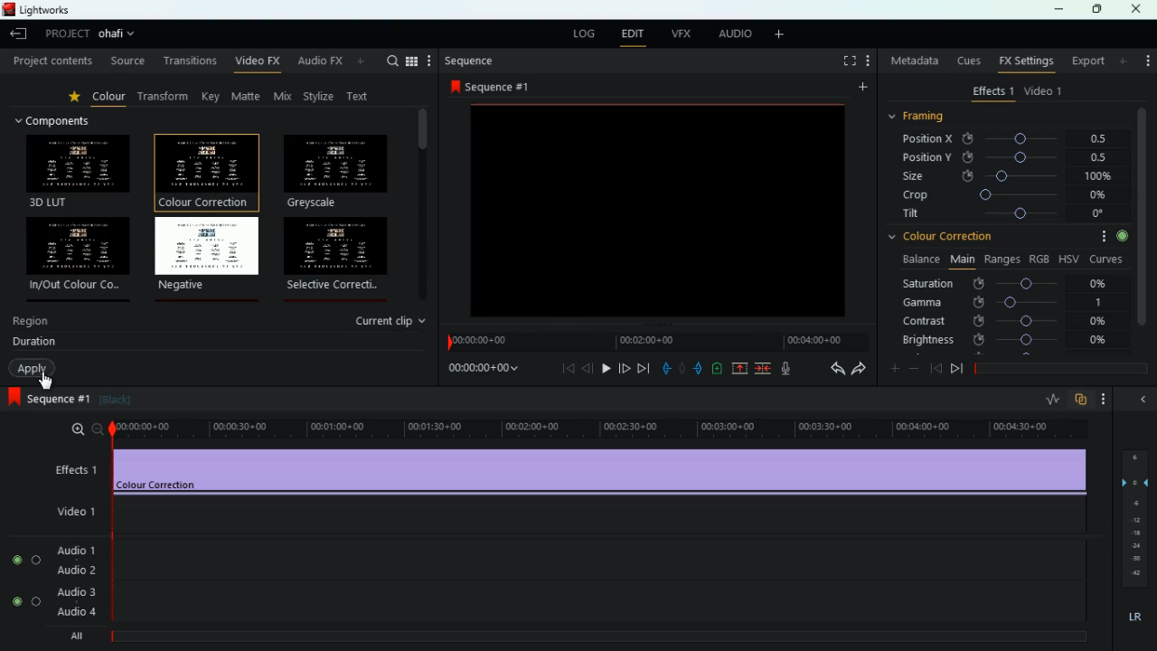  What do you see at coordinates (24, 567) in the screenshot?
I see `radio button` at bounding box center [24, 567].